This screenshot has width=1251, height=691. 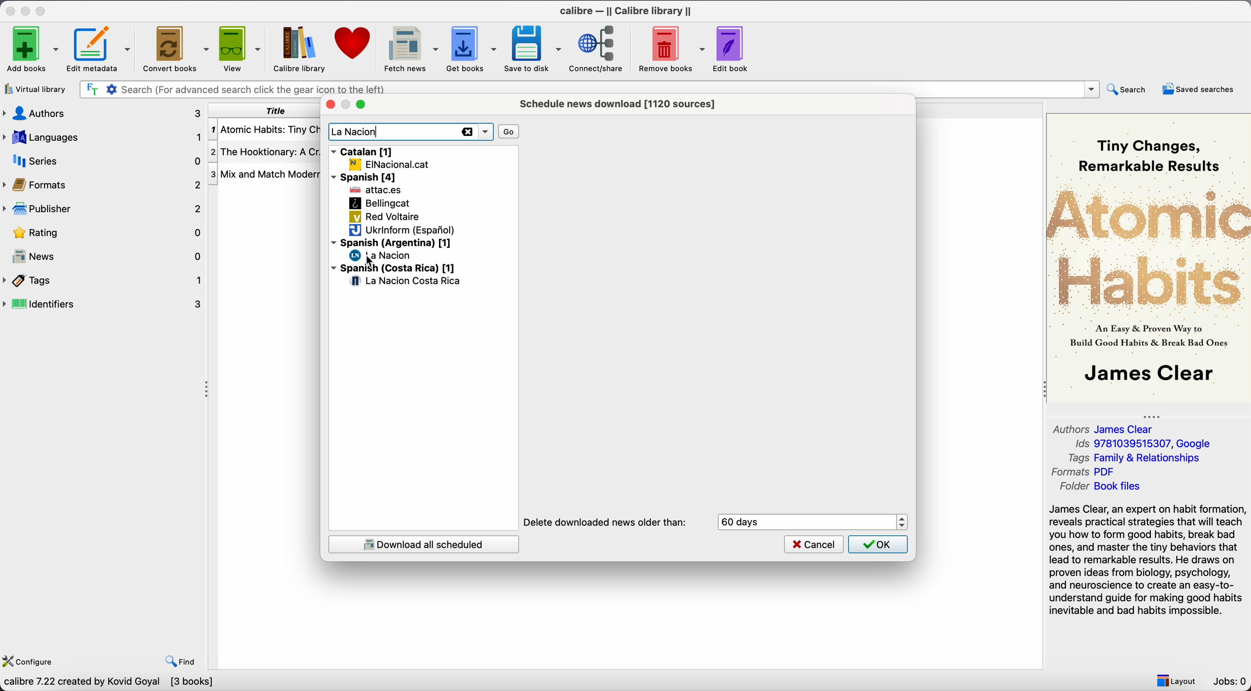 I want to click on download scheduled, so click(x=423, y=544).